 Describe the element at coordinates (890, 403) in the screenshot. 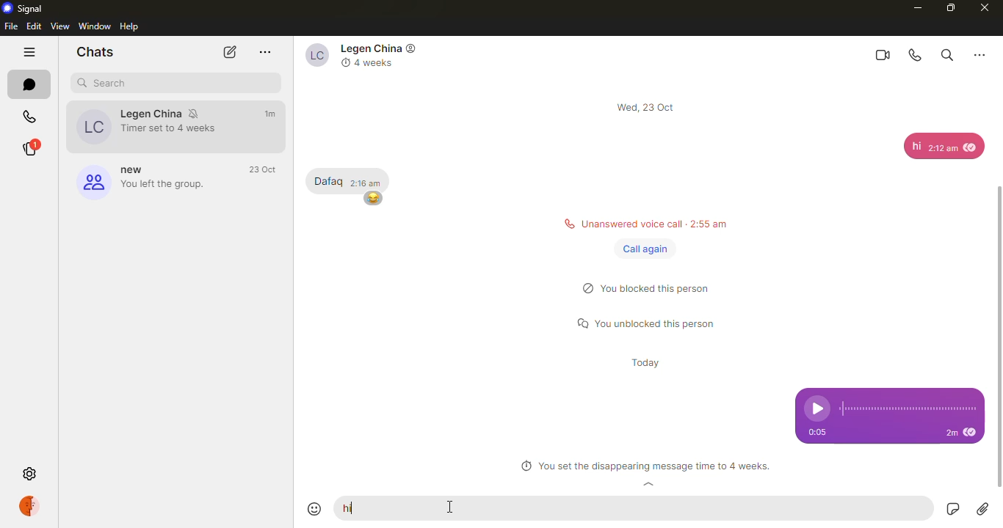

I see `voice message` at that location.